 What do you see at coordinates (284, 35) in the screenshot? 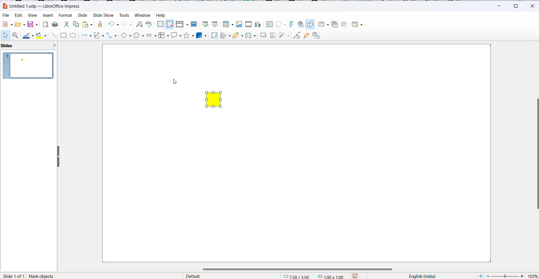
I see `filters` at bounding box center [284, 35].